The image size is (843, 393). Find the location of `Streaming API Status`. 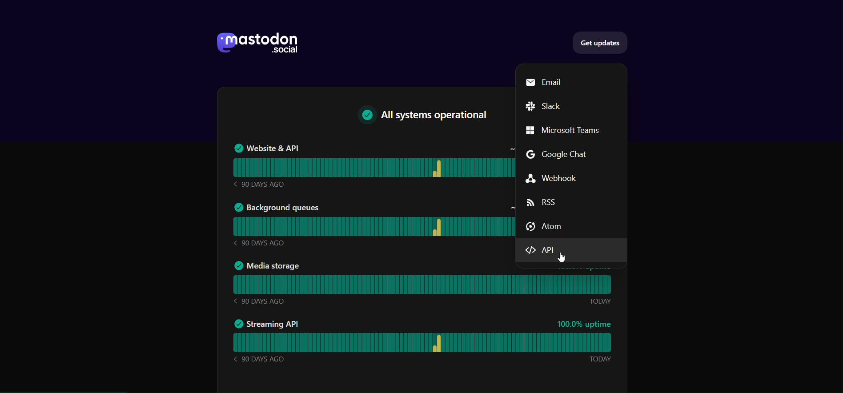

Streaming API Status is located at coordinates (423, 343).